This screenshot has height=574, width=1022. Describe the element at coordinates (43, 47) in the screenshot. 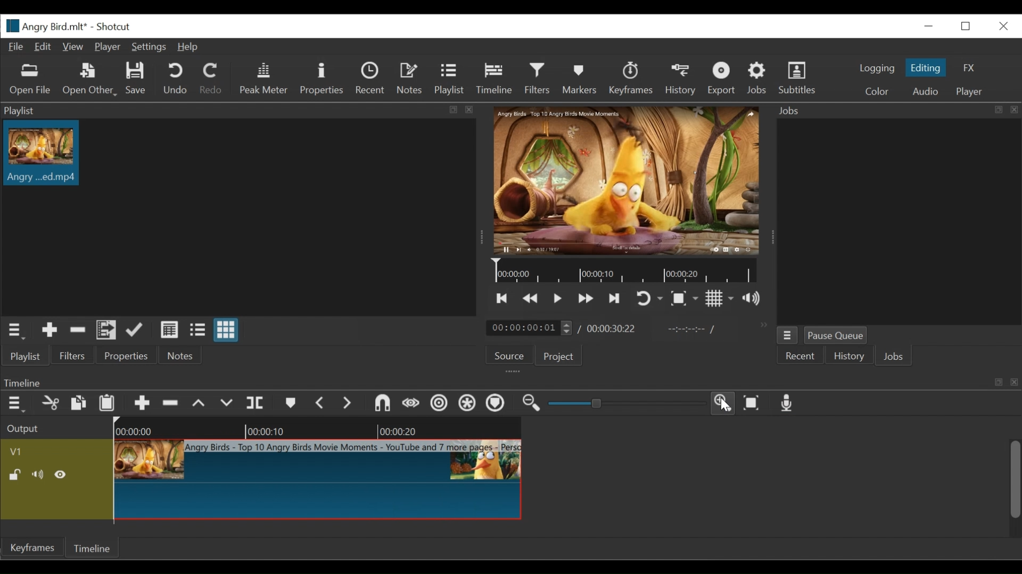

I see `Edit` at that location.